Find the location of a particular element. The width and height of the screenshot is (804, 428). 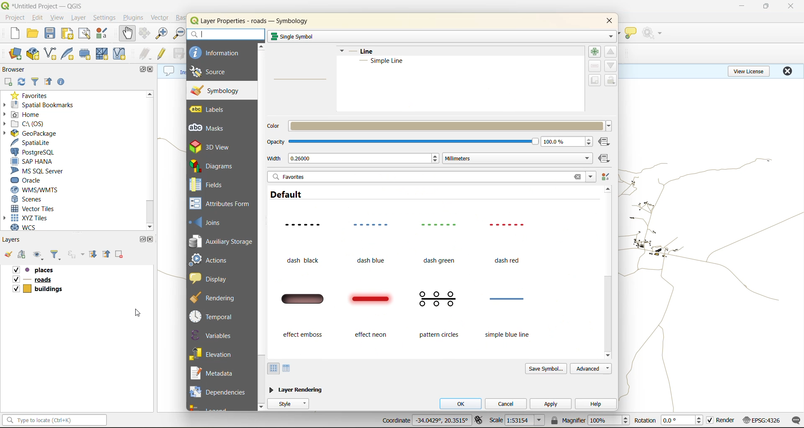

edits is located at coordinates (144, 52).